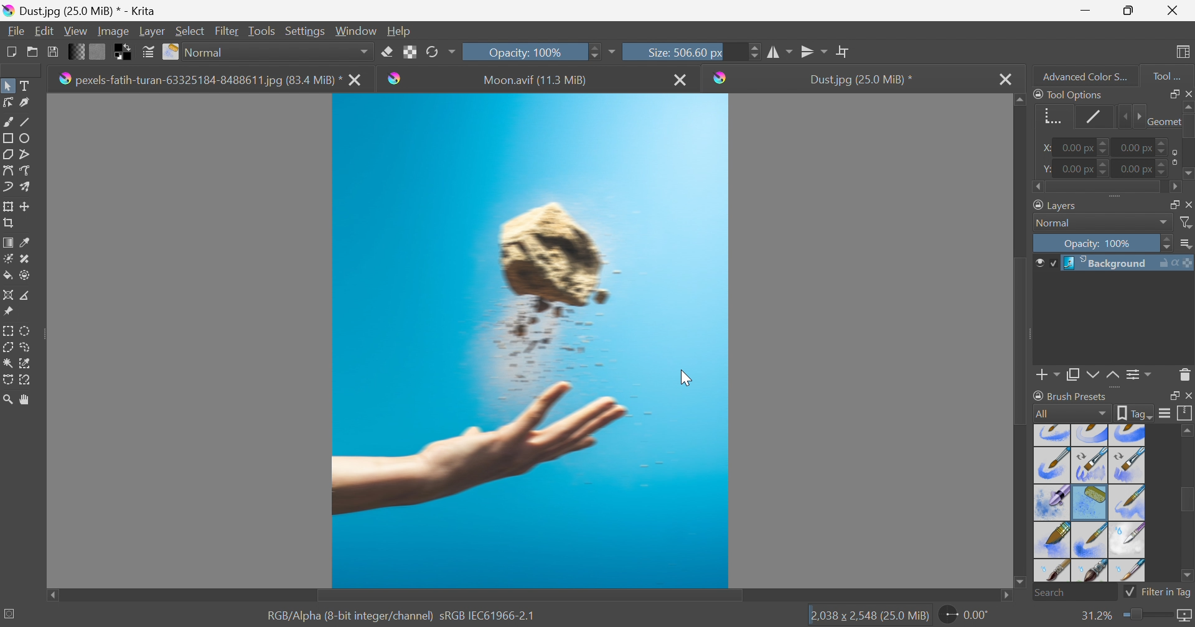  I want to click on All, so click(1071, 413).